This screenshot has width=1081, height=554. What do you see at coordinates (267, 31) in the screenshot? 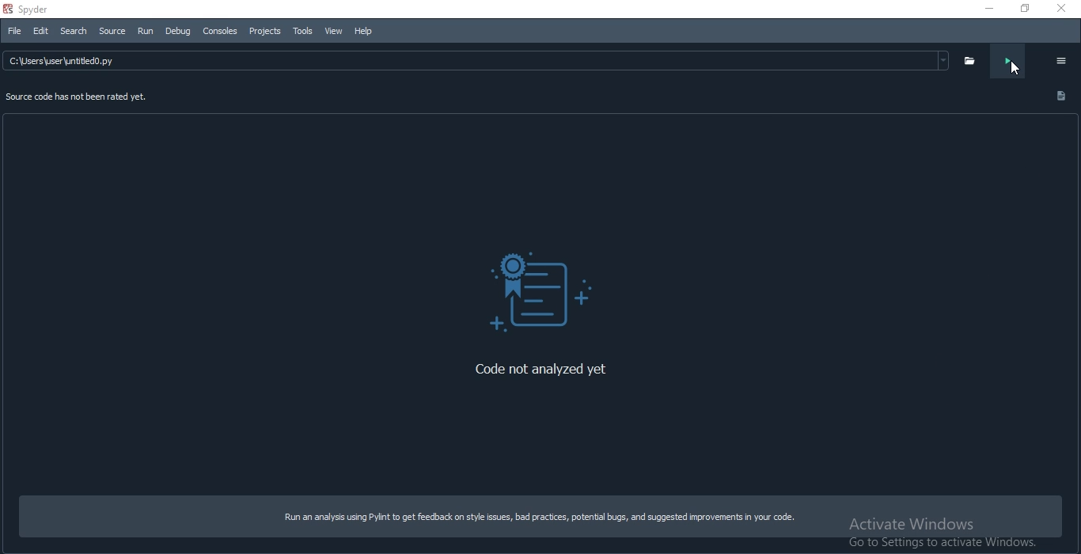
I see `projects` at bounding box center [267, 31].